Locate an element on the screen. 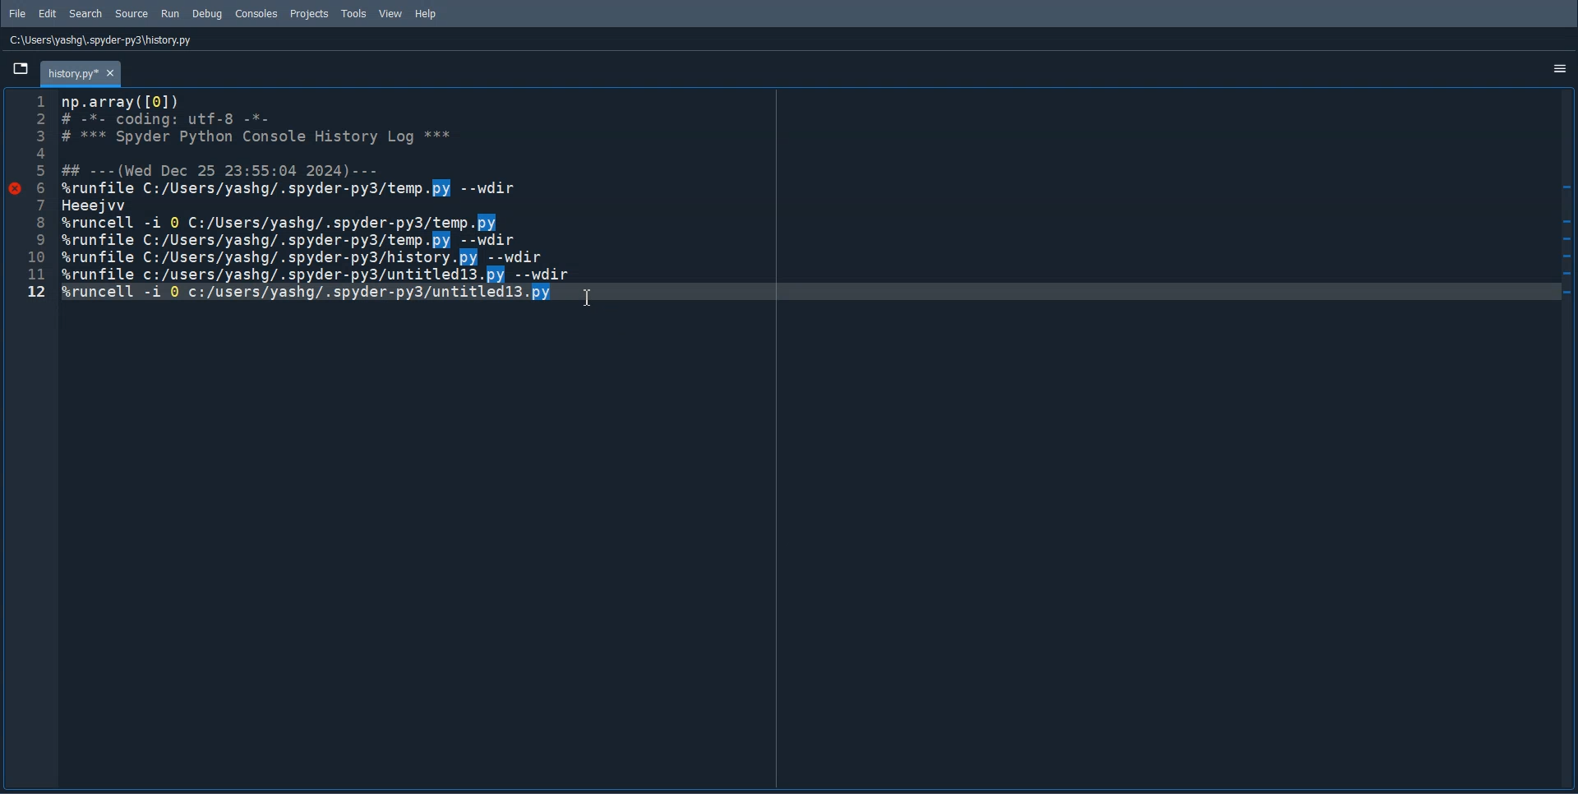 Image resolution: width=1578 pixels, height=794 pixels. Coding information is located at coordinates (316, 198).